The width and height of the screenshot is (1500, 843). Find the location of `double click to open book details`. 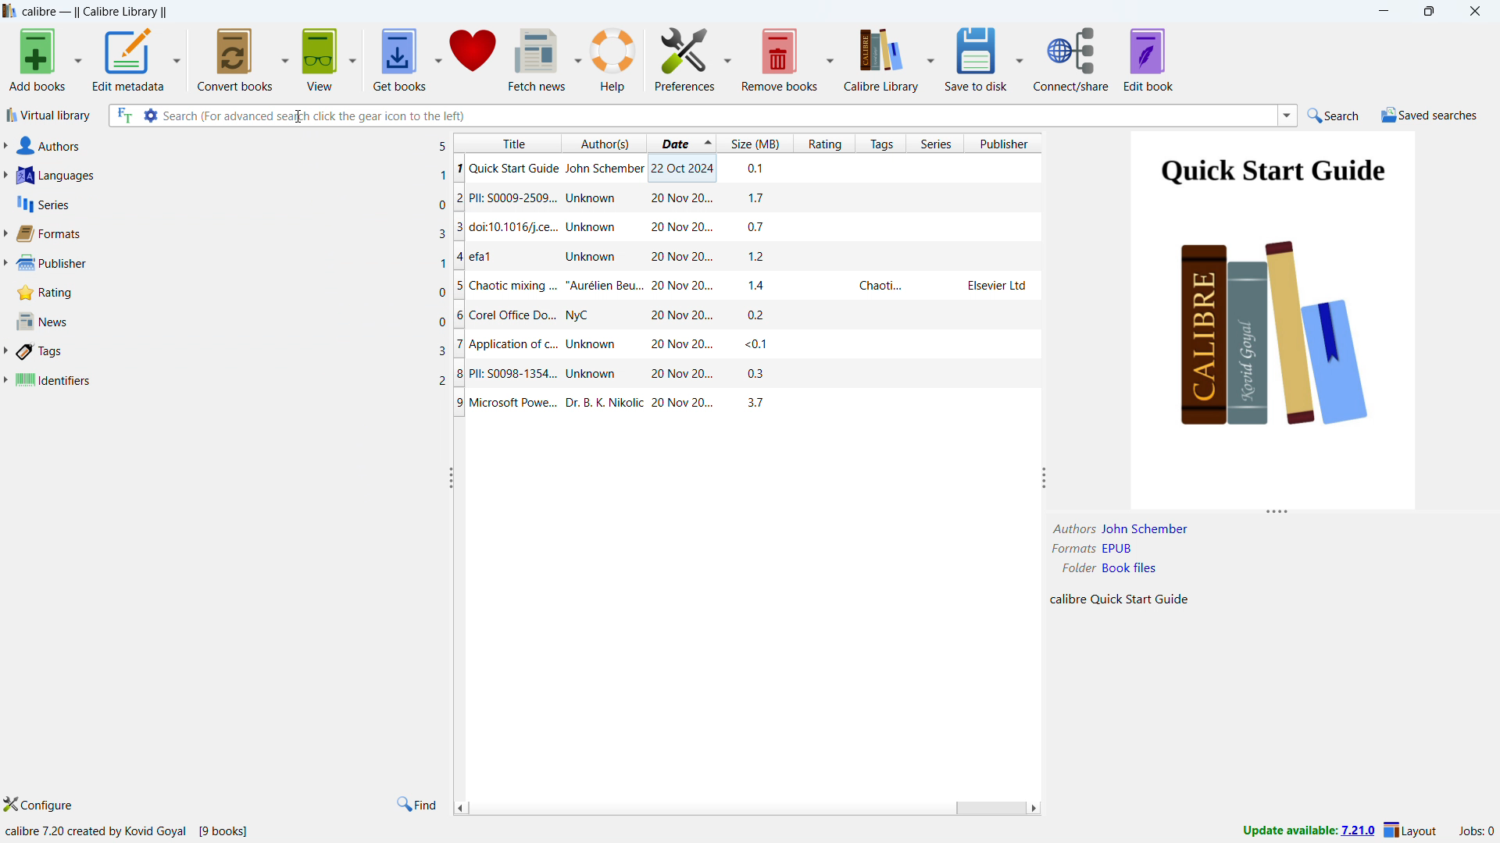

double click to open book details is located at coordinates (1277, 319).